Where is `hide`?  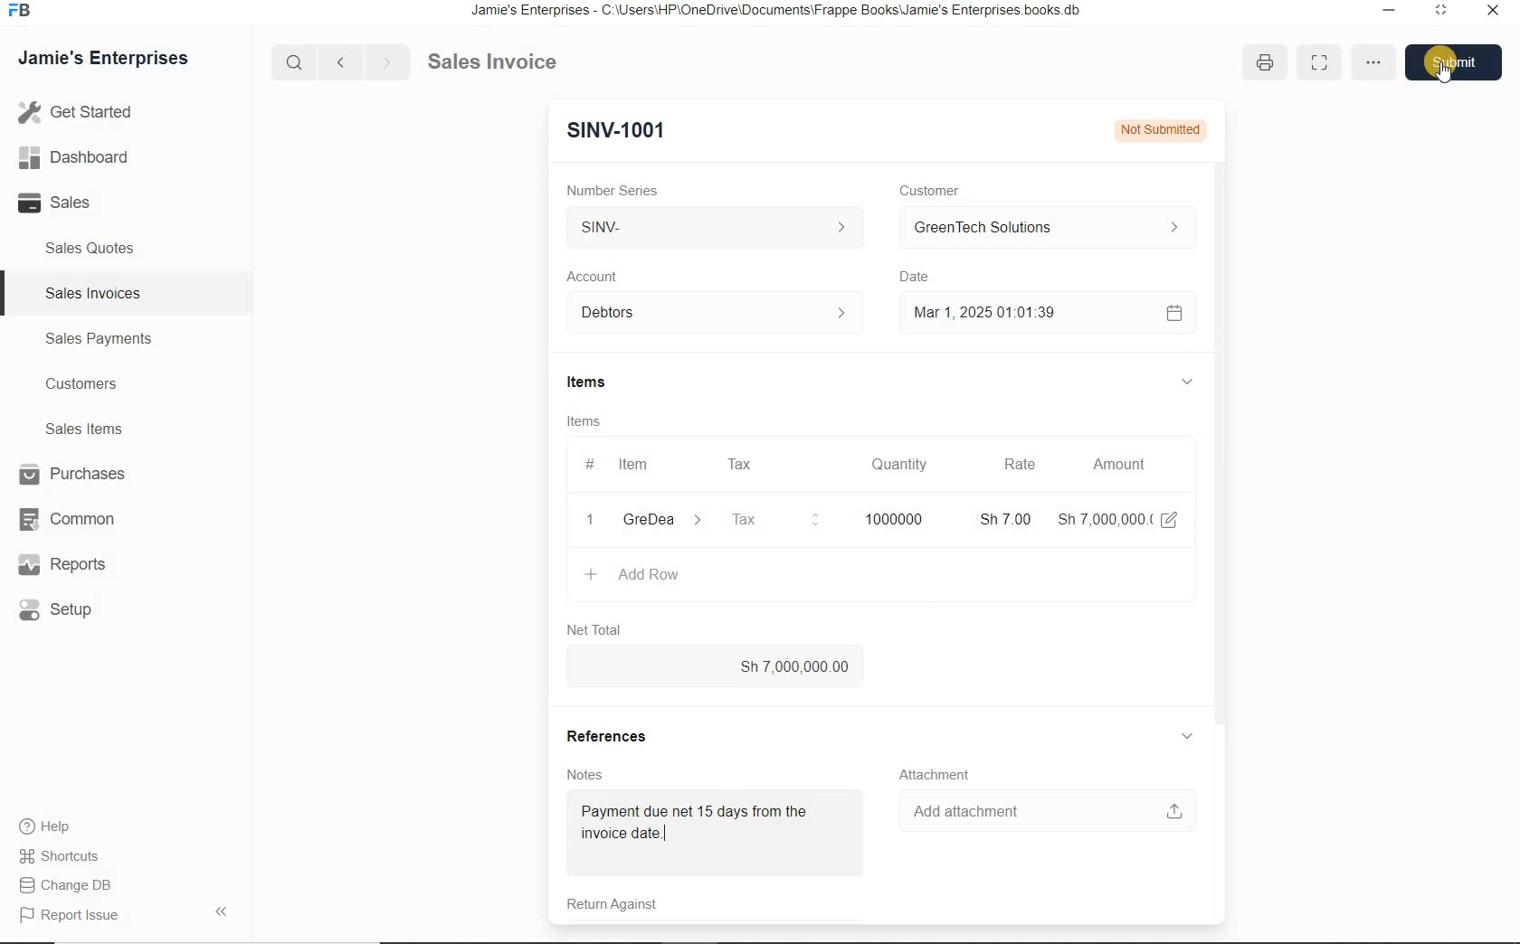 hide is located at coordinates (221, 911).